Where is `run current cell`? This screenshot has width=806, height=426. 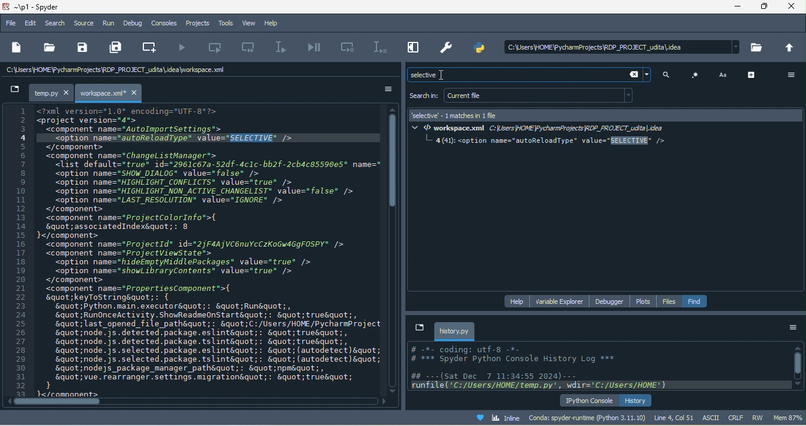 run current cell is located at coordinates (221, 47).